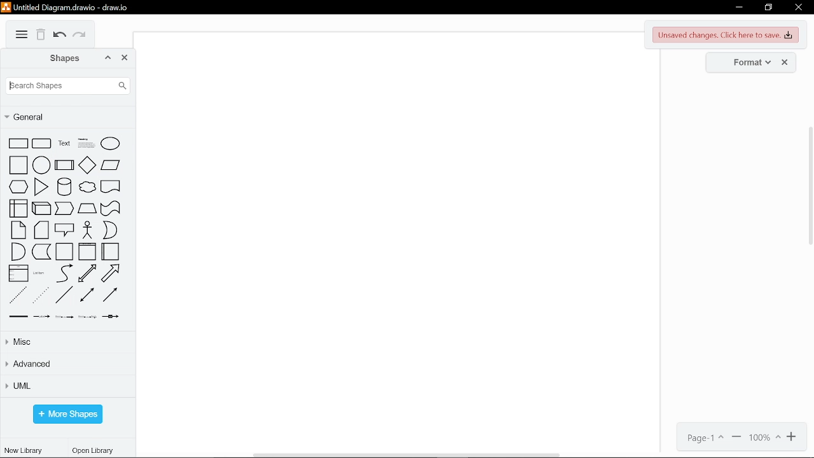 The image size is (814, 458). Describe the element at coordinates (67, 365) in the screenshot. I see `advanced` at that location.